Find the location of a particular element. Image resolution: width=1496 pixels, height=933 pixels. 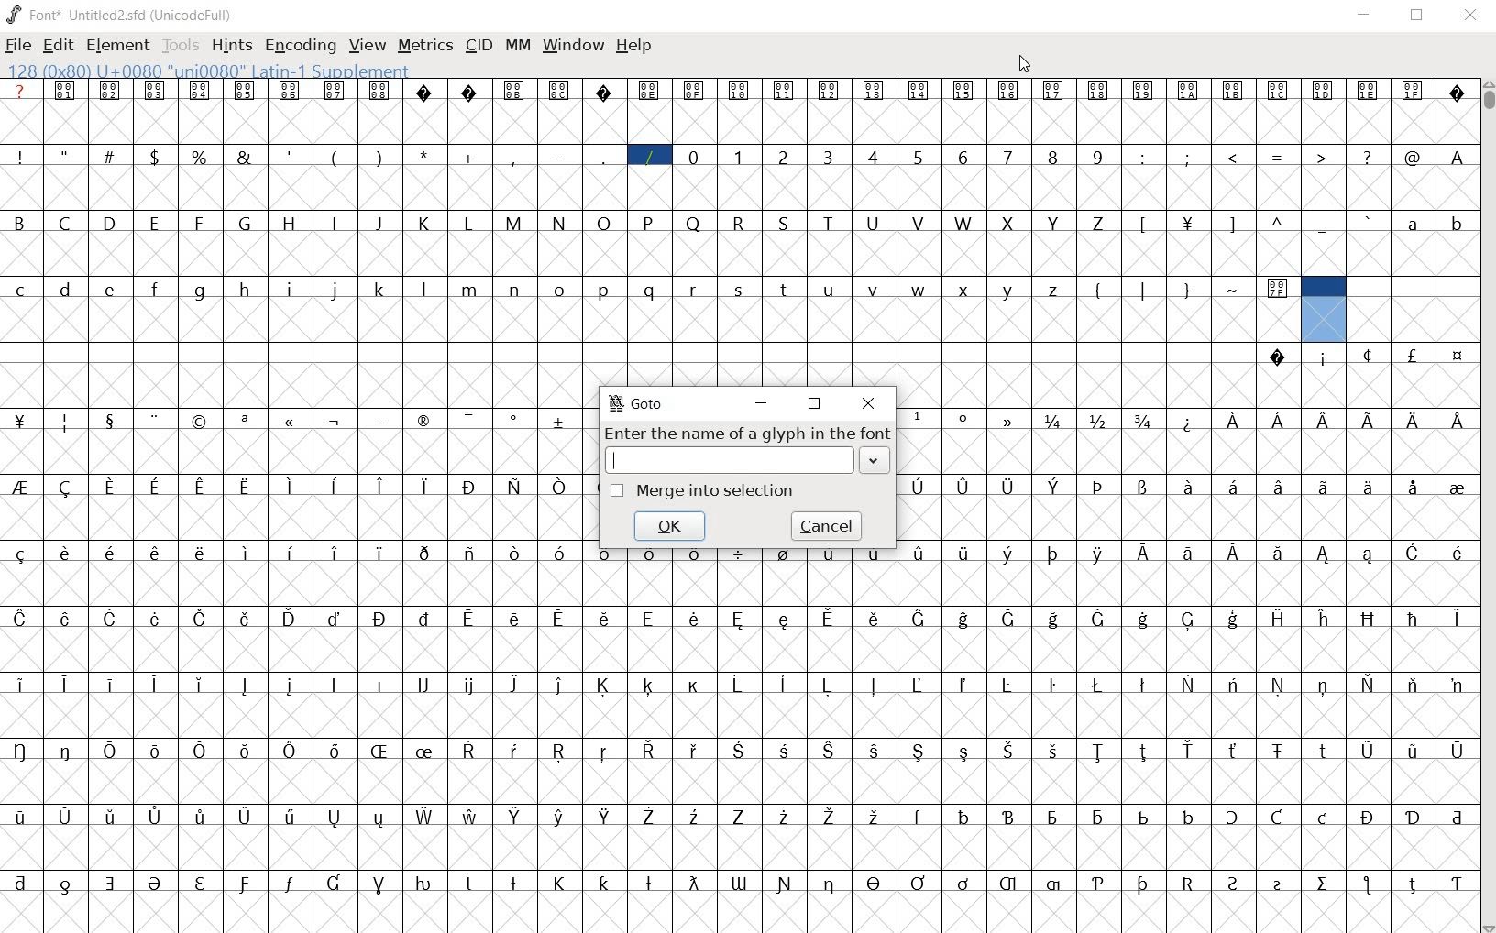

Symbol is located at coordinates (21, 881).